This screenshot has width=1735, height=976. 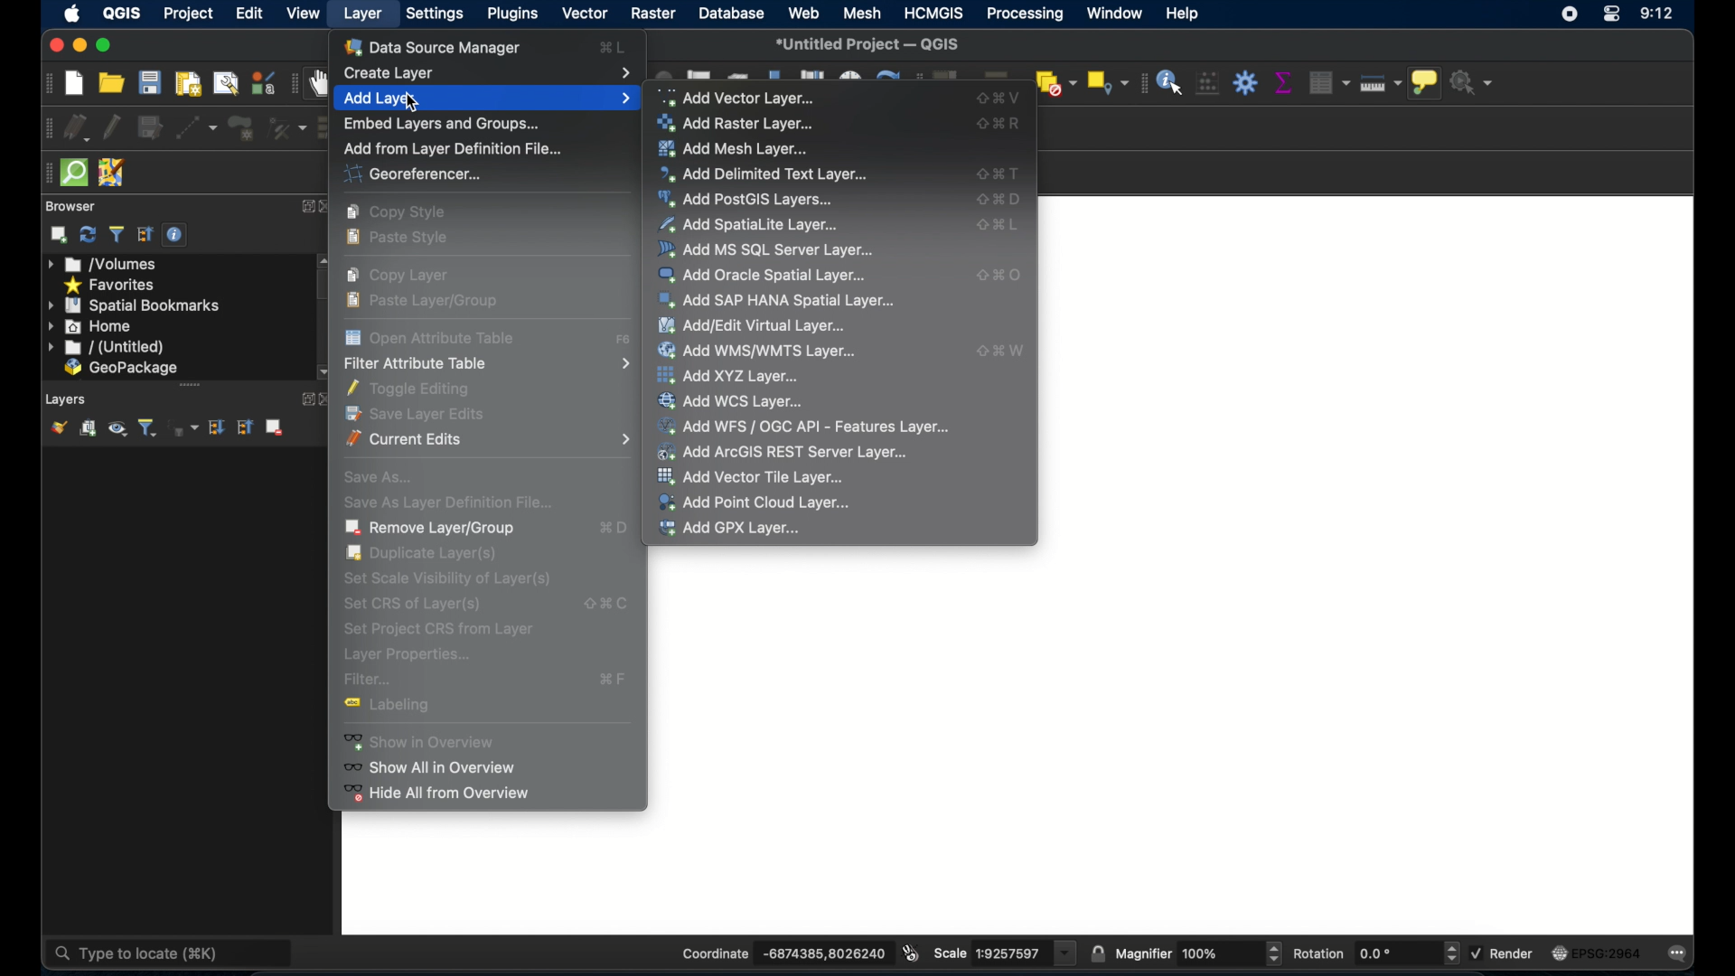 I want to click on style manager, so click(x=262, y=81).